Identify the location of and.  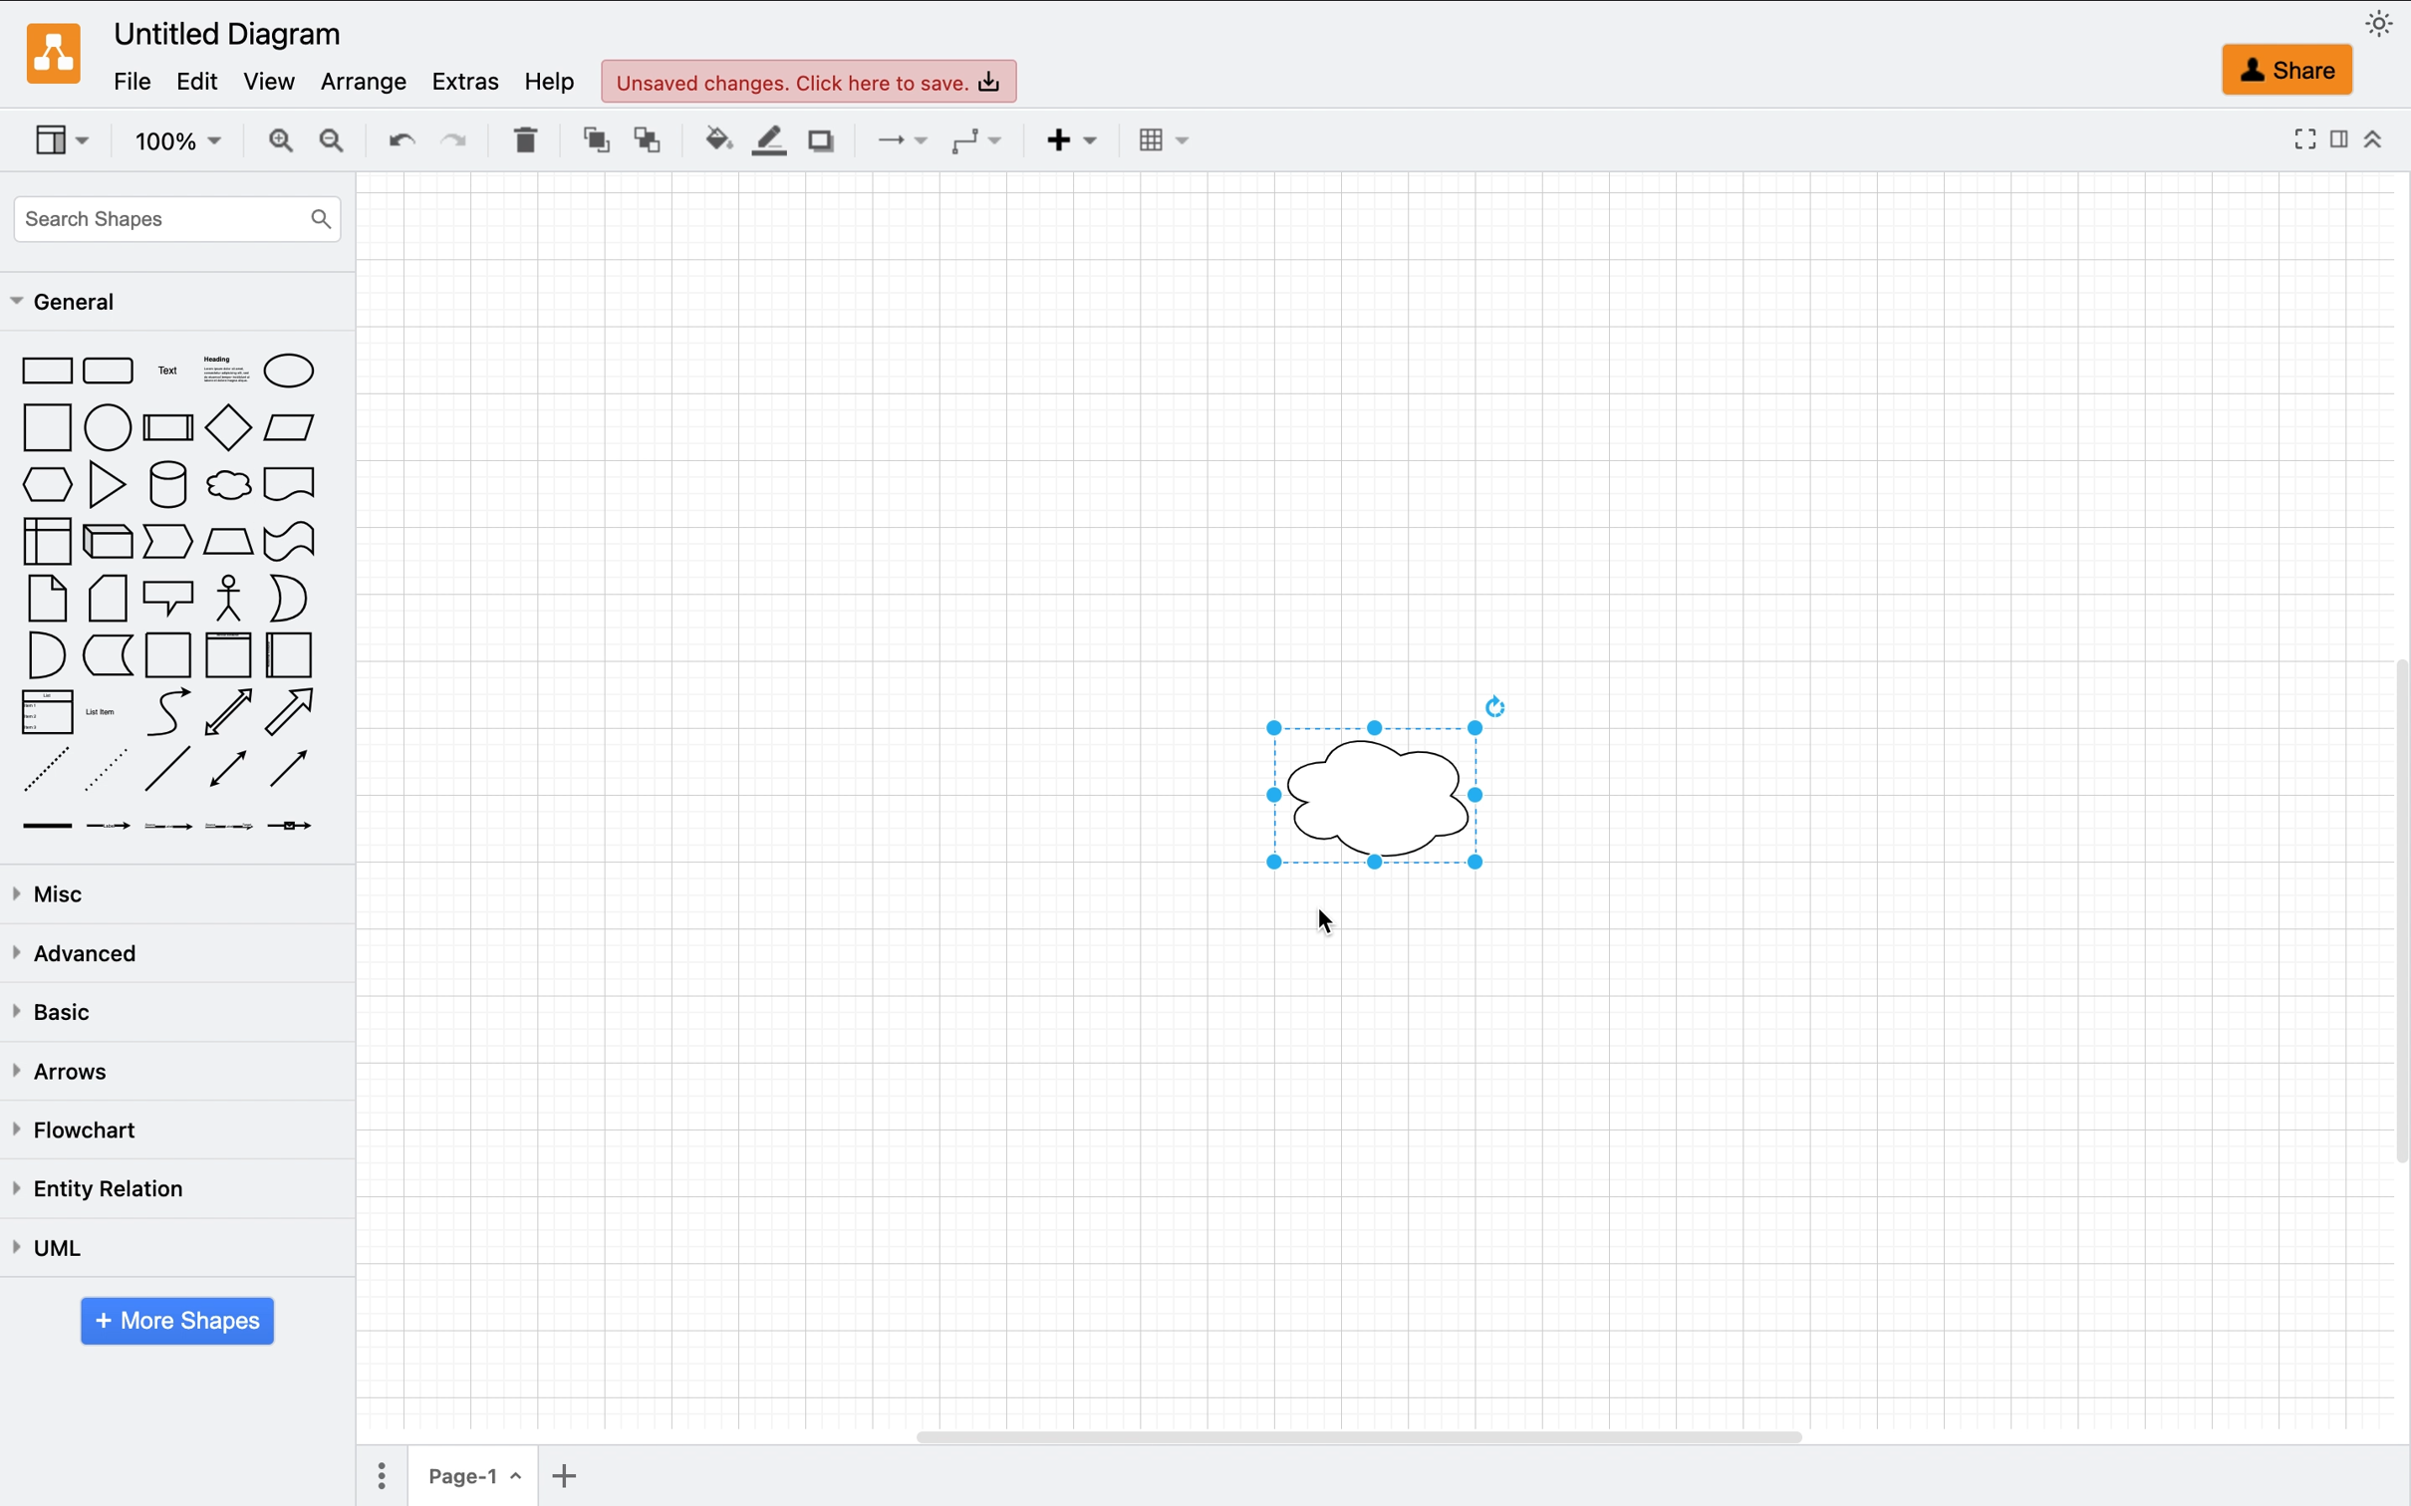
(49, 655).